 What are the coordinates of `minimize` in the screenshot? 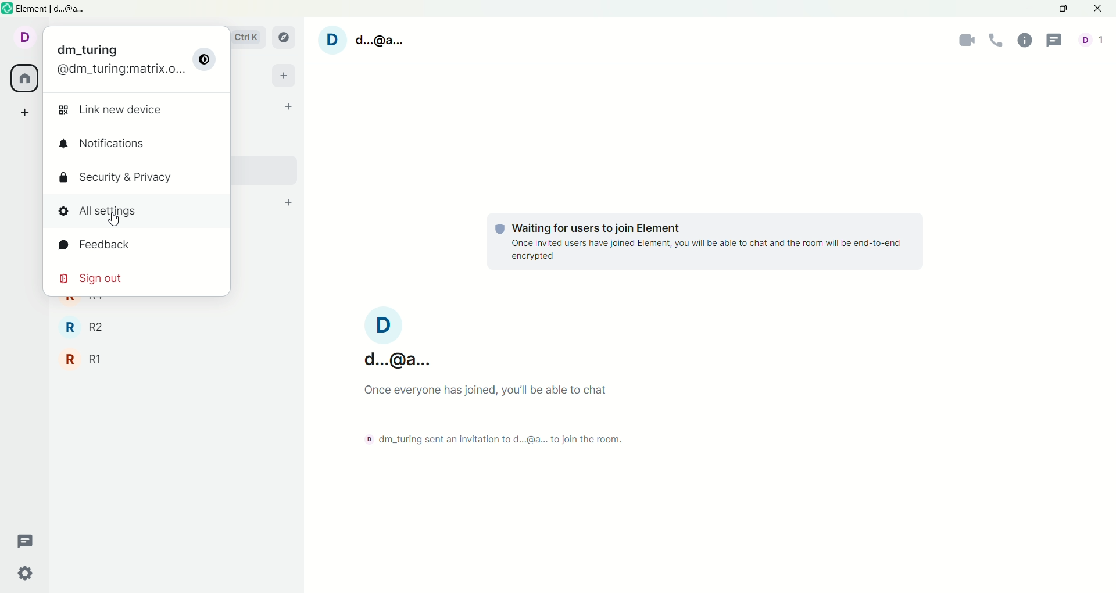 It's located at (1031, 10).